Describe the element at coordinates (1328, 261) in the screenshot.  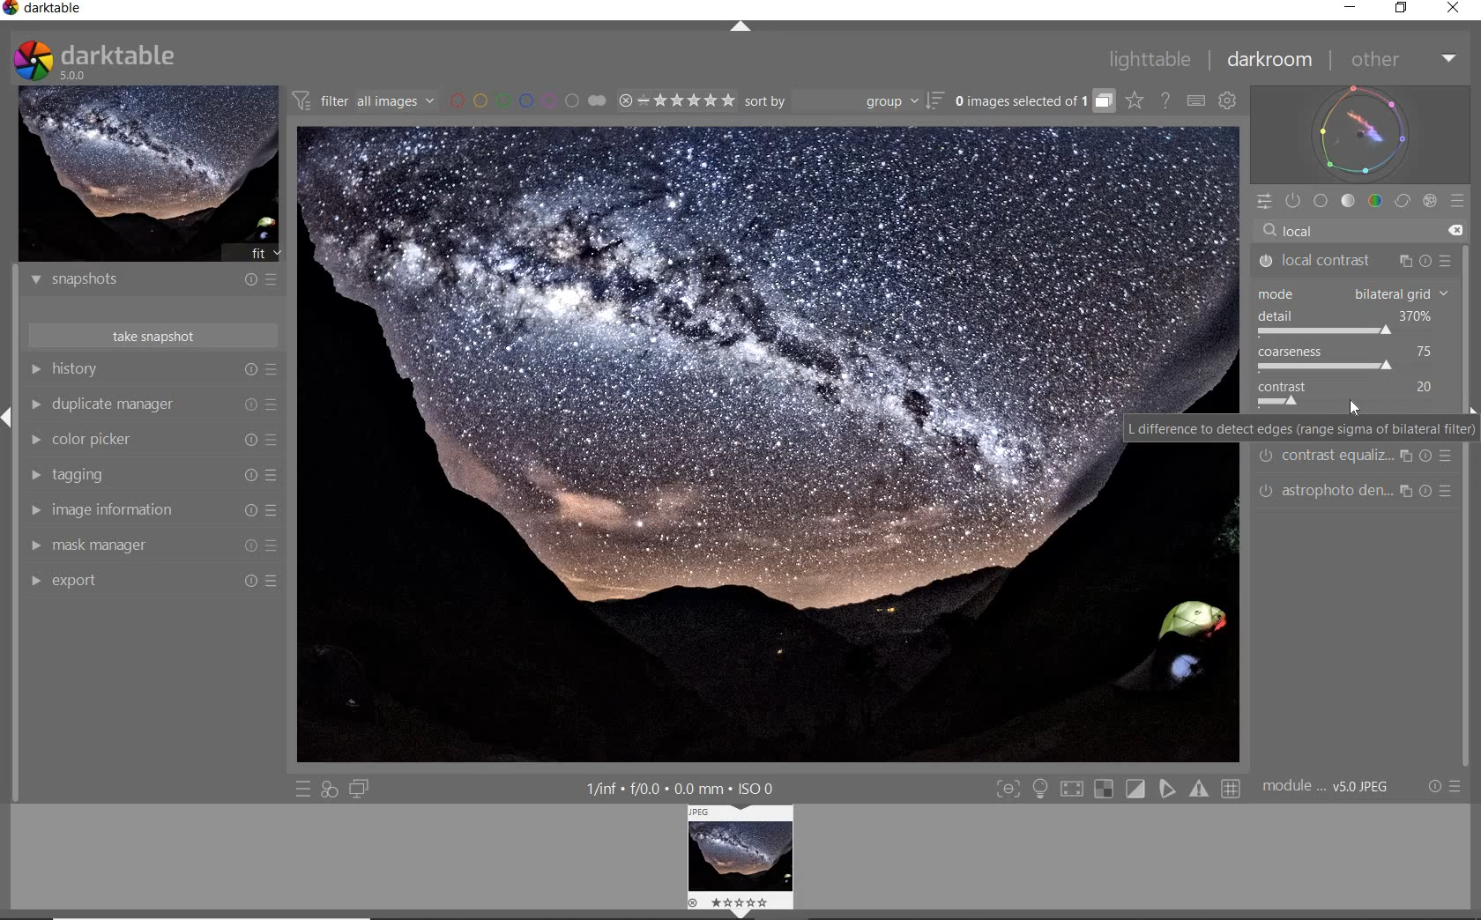
I see `local contrast` at that location.